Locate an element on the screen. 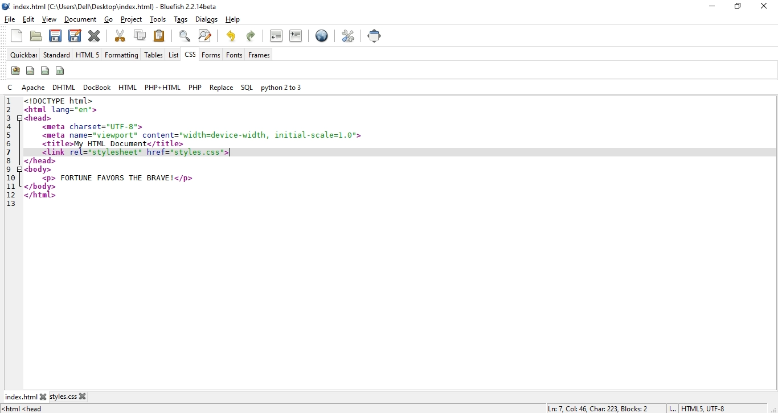 The image size is (778, 413). help is located at coordinates (232, 20).